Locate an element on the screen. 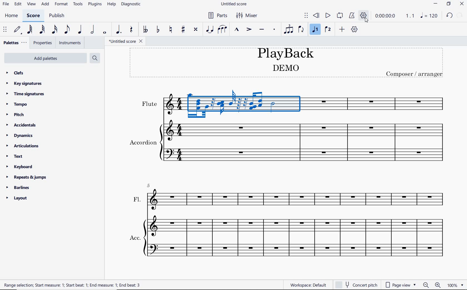 The height and width of the screenshot is (290, 467). instruments is located at coordinates (70, 43).